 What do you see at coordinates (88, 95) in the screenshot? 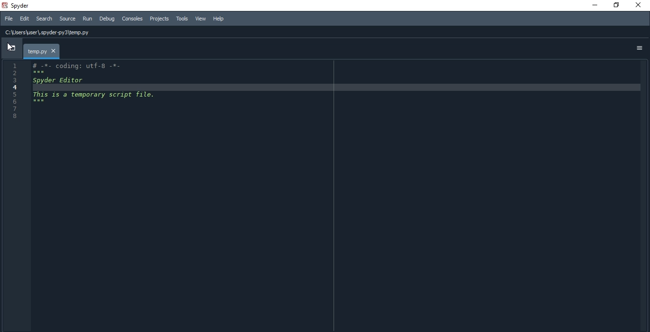
I see `5 This 1s a temporary script file.` at bounding box center [88, 95].